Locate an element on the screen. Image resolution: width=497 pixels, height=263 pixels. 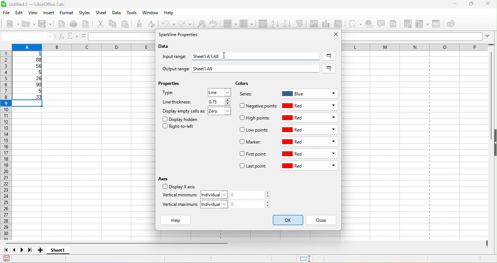
90 is located at coordinates (28, 85).